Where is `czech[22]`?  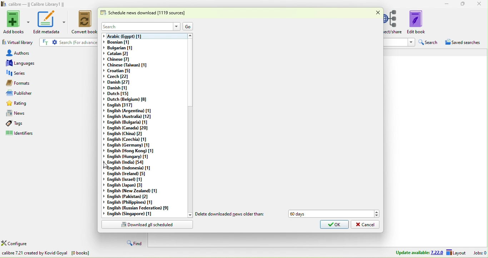
czech[22] is located at coordinates (119, 76).